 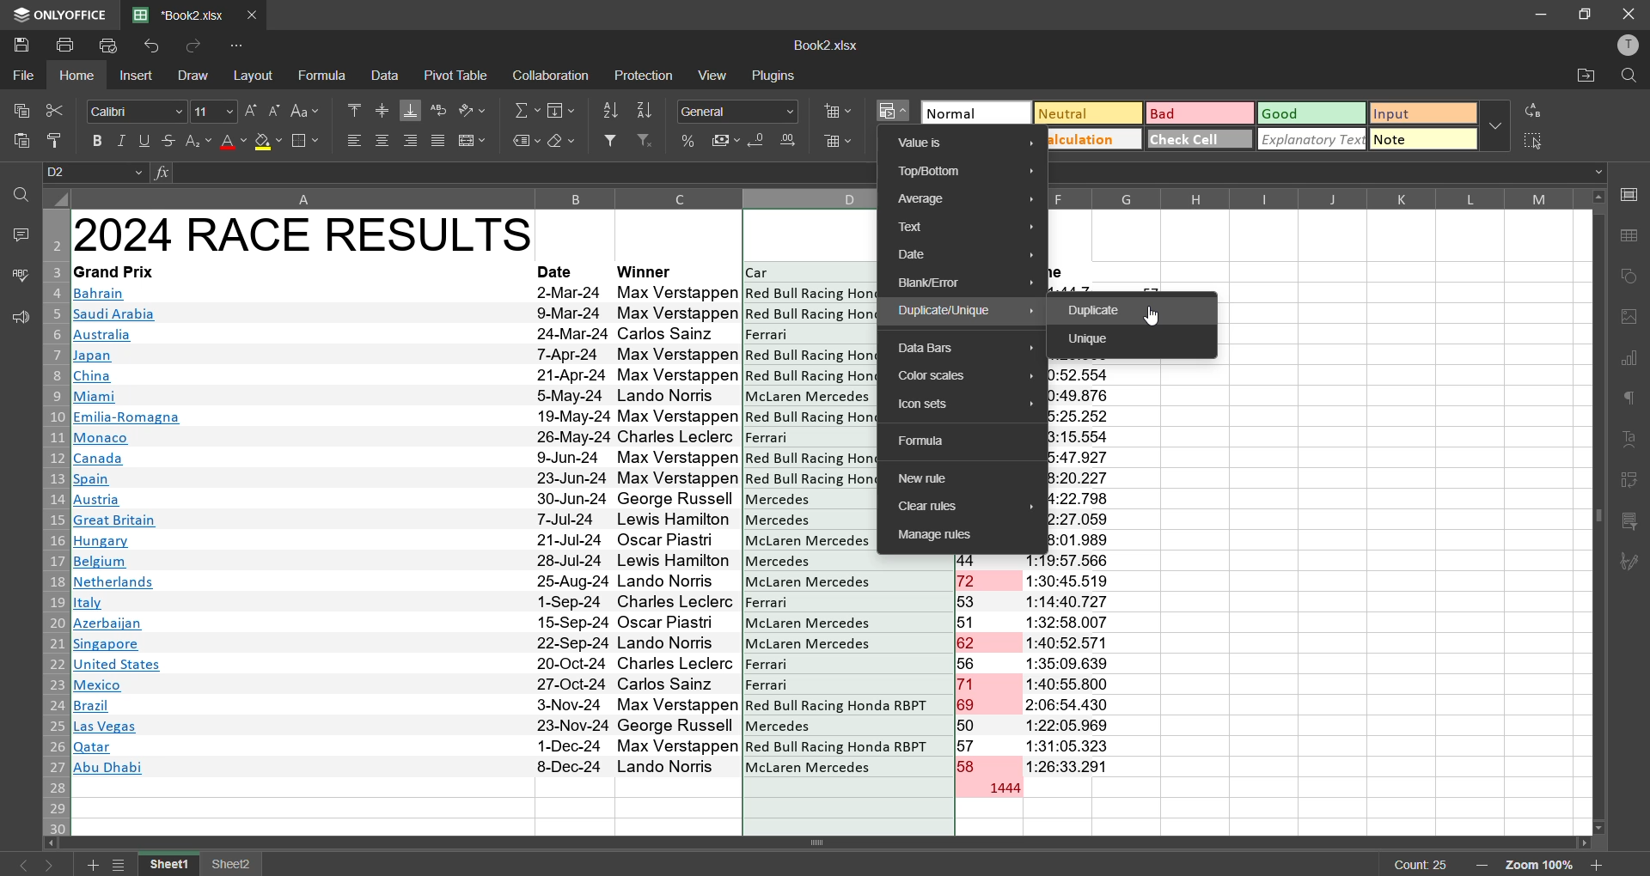 What do you see at coordinates (679, 531) in the screenshot?
I see `Racer’s name` at bounding box center [679, 531].